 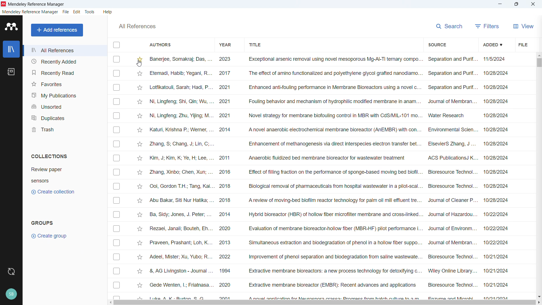 What do you see at coordinates (449, 26) in the screenshot?
I see `search ` at bounding box center [449, 26].